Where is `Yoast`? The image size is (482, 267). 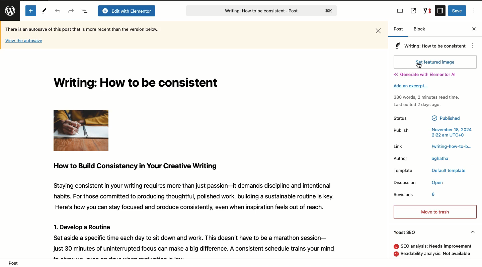 Yoast is located at coordinates (427, 11).